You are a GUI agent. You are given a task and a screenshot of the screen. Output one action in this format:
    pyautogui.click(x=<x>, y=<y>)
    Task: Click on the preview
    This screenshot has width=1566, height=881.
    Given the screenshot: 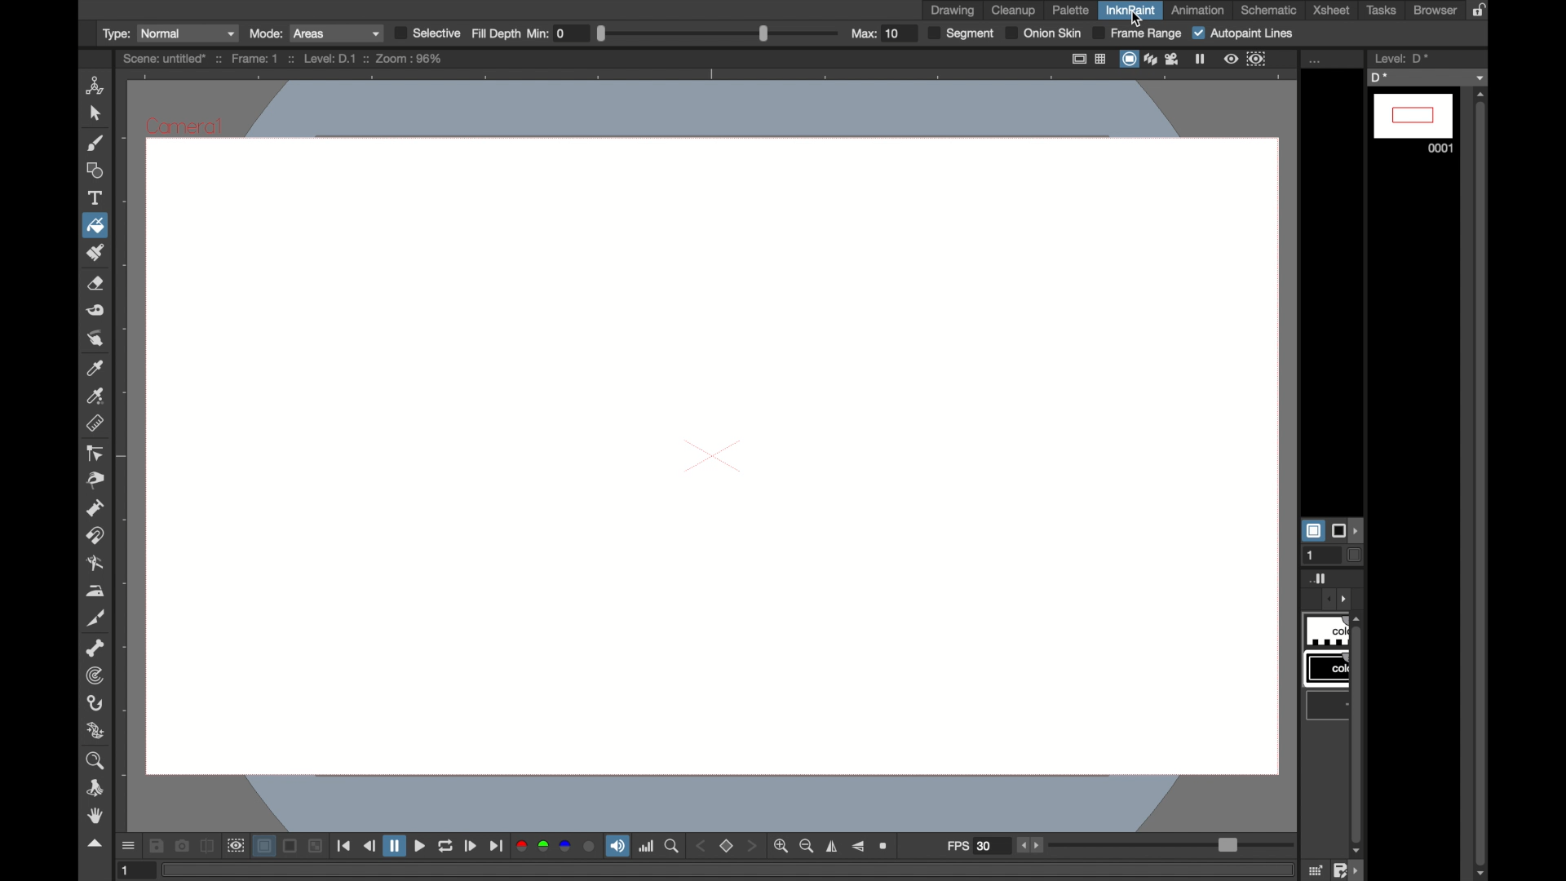 What is the action you would take?
    pyautogui.click(x=236, y=847)
    